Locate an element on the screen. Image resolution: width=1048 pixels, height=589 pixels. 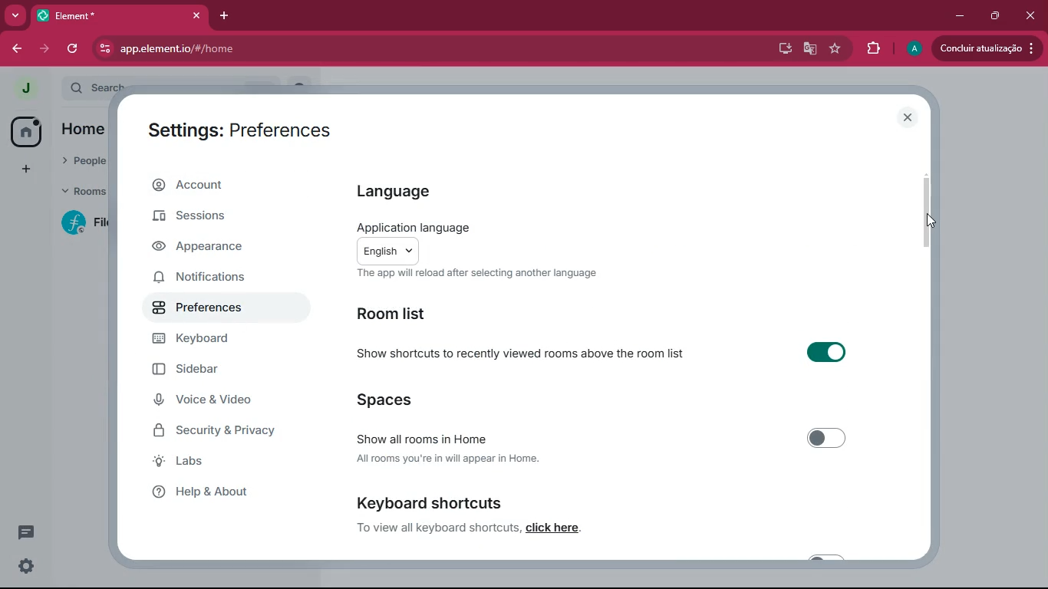
keyboard is located at coordinates (212, 341).